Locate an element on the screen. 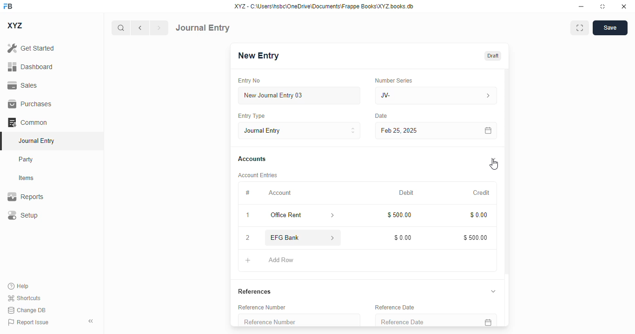  add row is located at coordinates (282, 260).